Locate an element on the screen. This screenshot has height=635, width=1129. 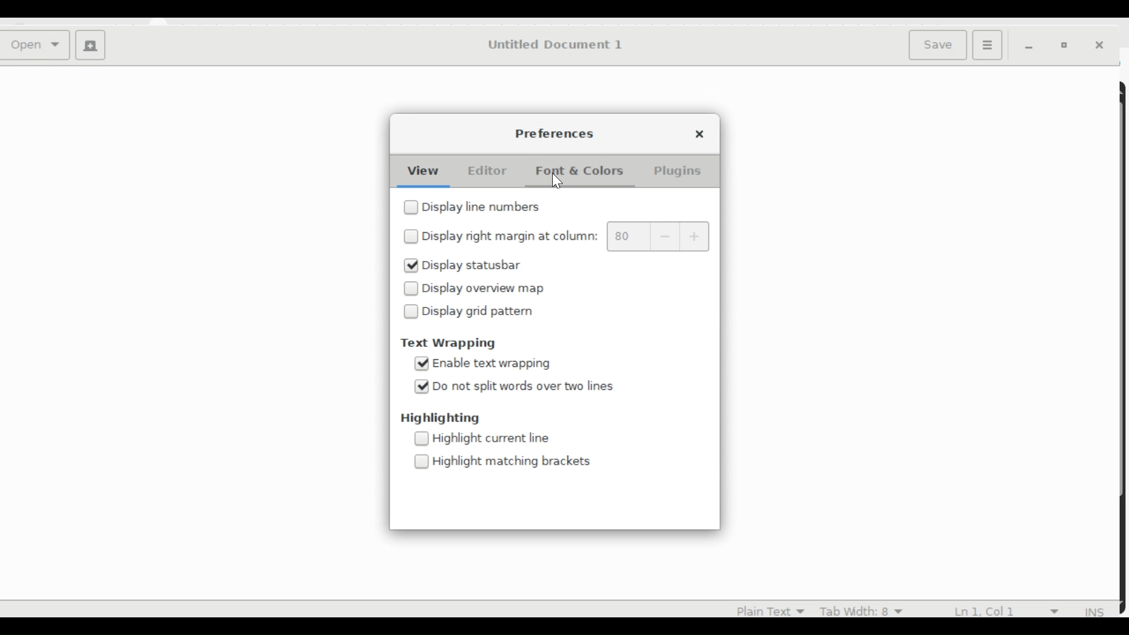
Display grid pattern is located at coordinates (482, 312).